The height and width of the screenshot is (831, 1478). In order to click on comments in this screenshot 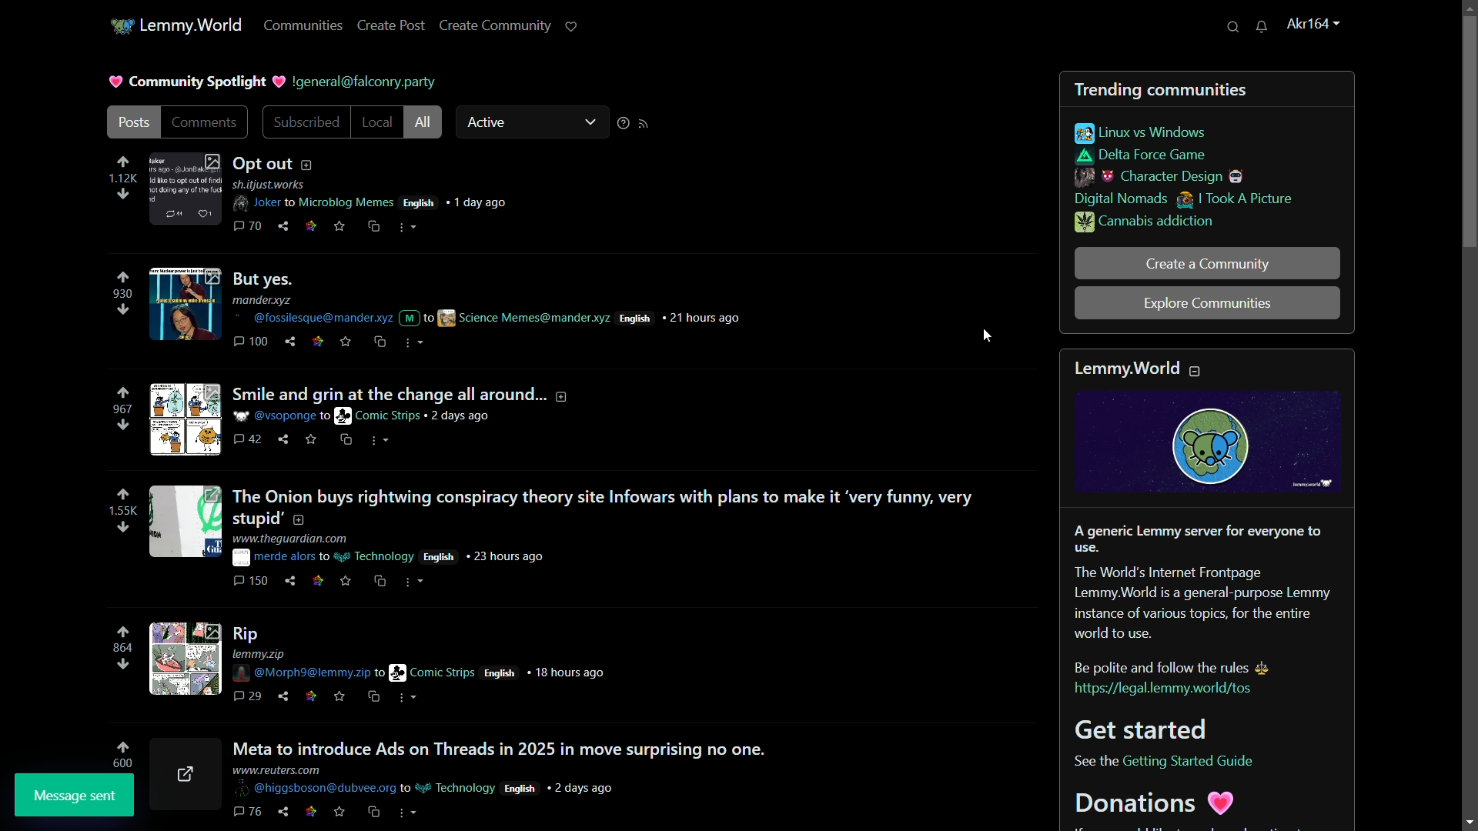, I will do `click(249, 813)`.